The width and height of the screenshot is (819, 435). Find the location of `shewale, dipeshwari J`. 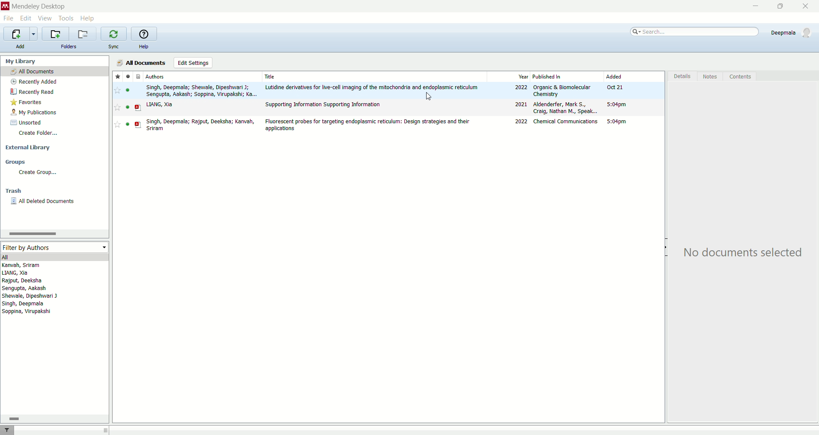

shewale, dipeshwari J is located at coordinates (30, 296).